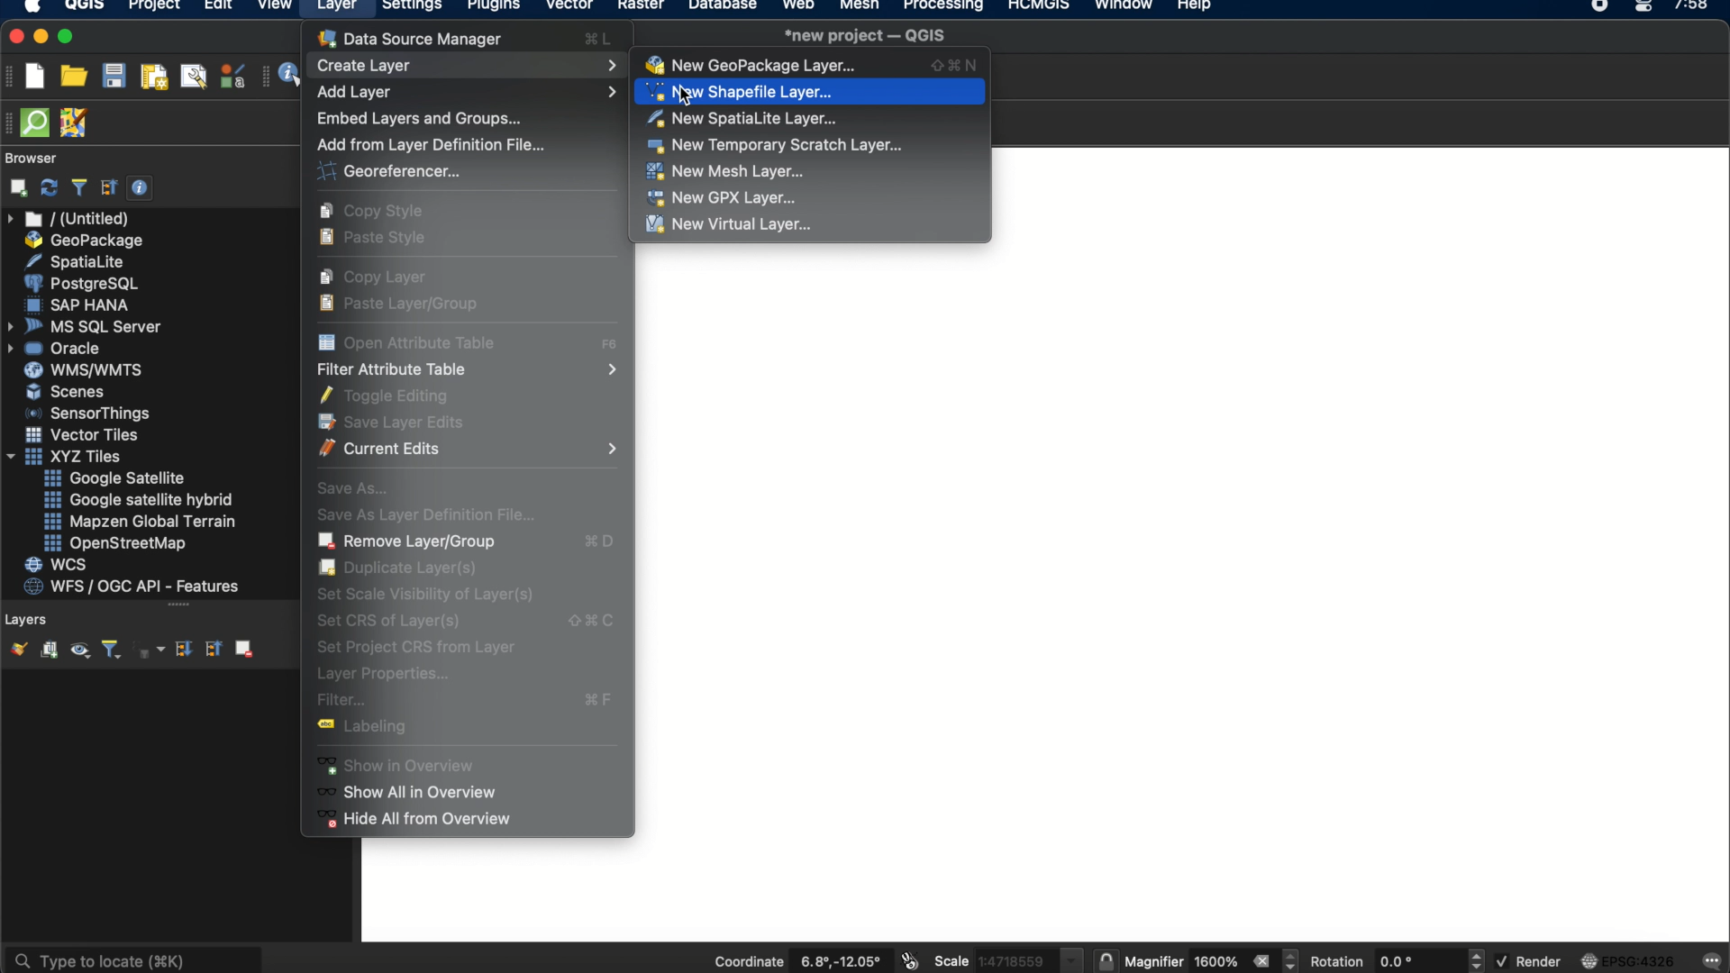 This screenshot has width=1730, height=973. Describe the element at coordinates (430, 648) in the screenshot. I see `set project crs from layer` at that location.